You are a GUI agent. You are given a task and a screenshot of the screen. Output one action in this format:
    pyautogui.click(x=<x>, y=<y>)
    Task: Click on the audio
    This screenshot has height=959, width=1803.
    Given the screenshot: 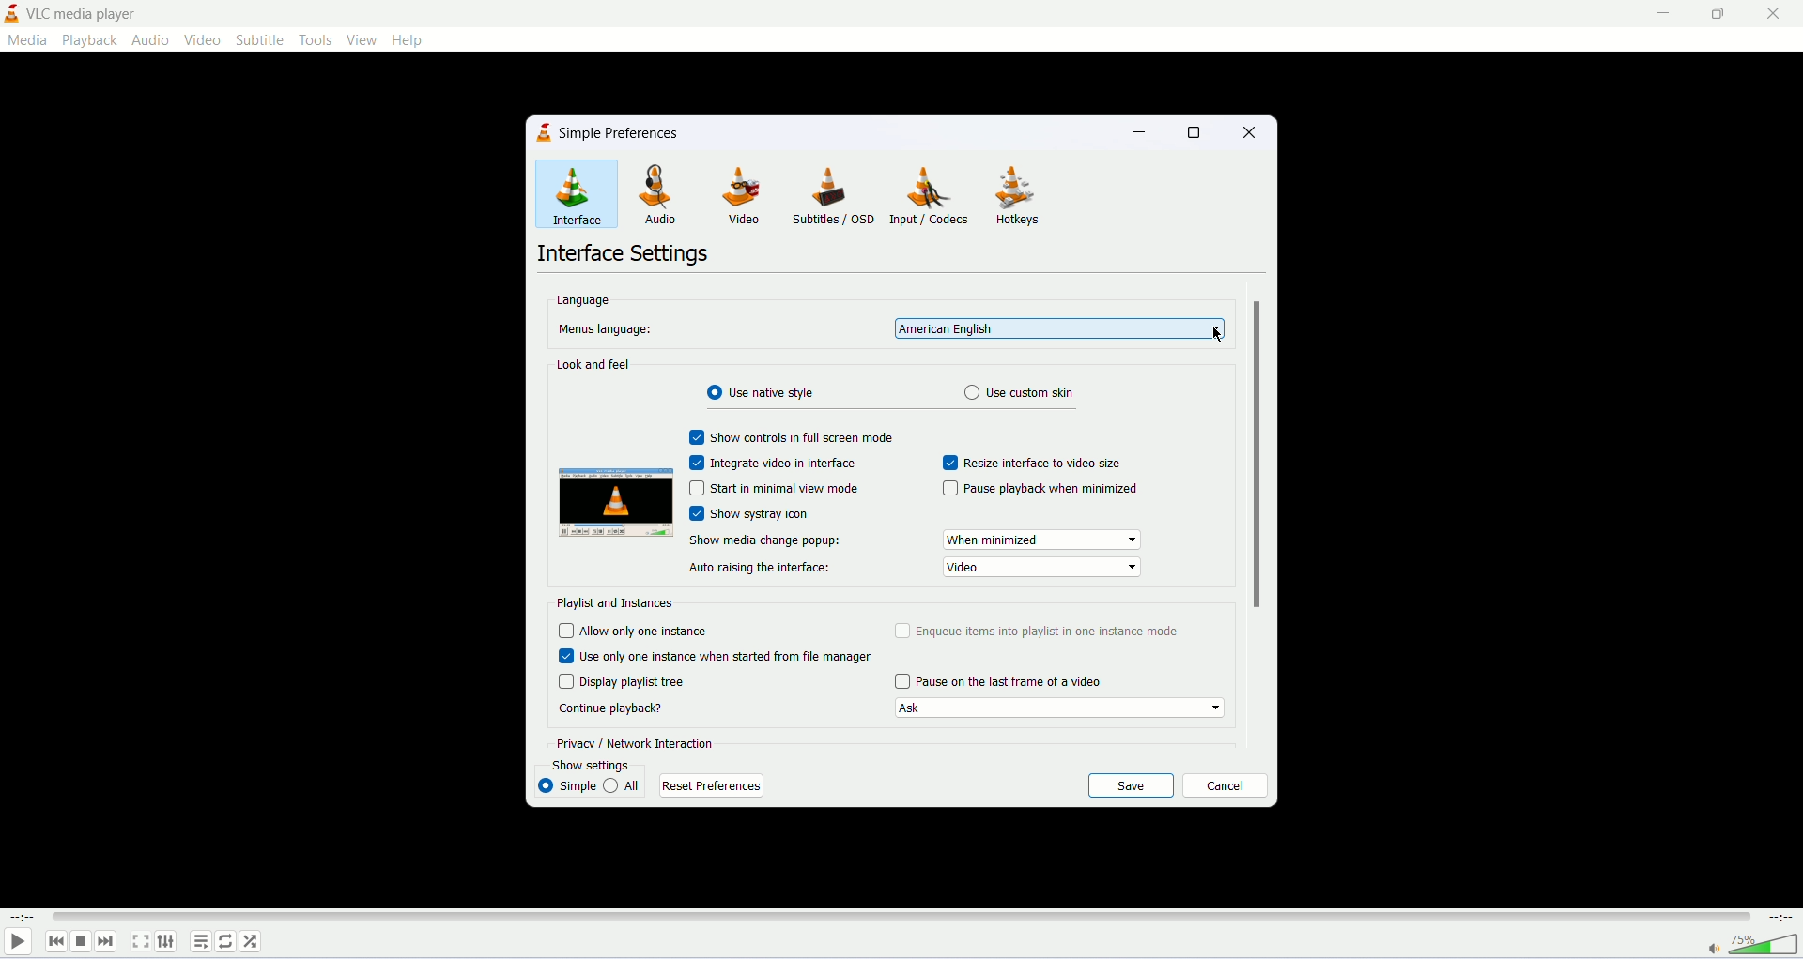 What is the action you would take?
    pyautogui.click(x=652, y=192)
    